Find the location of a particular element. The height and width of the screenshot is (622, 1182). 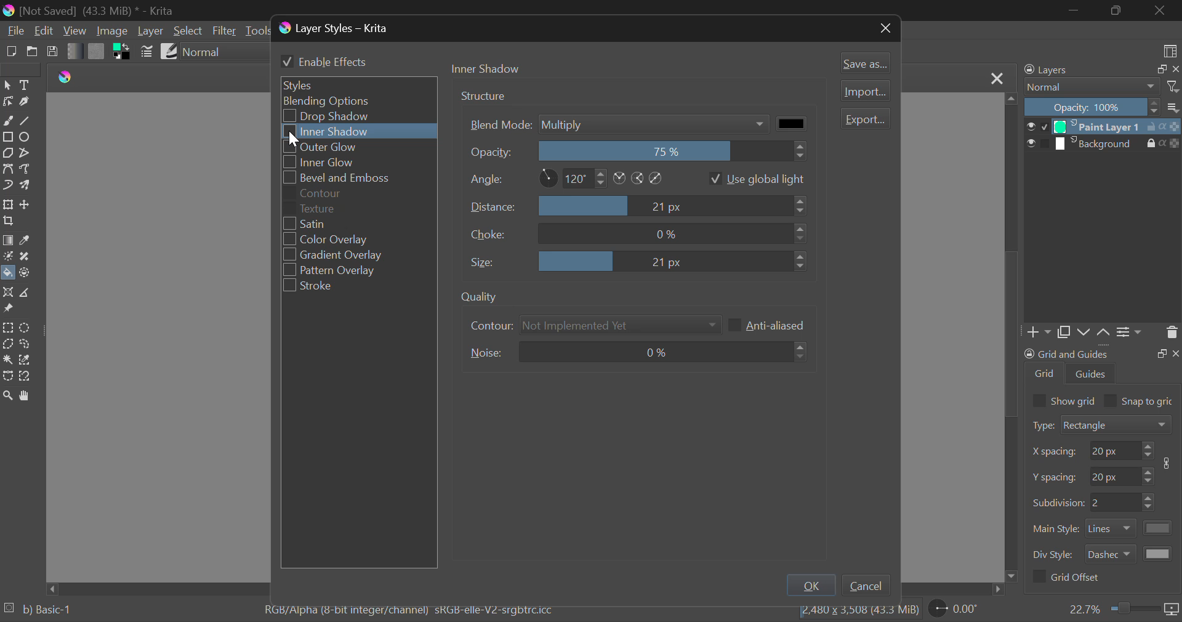

Calligraphic Tool is located at coordinates (25, 102).